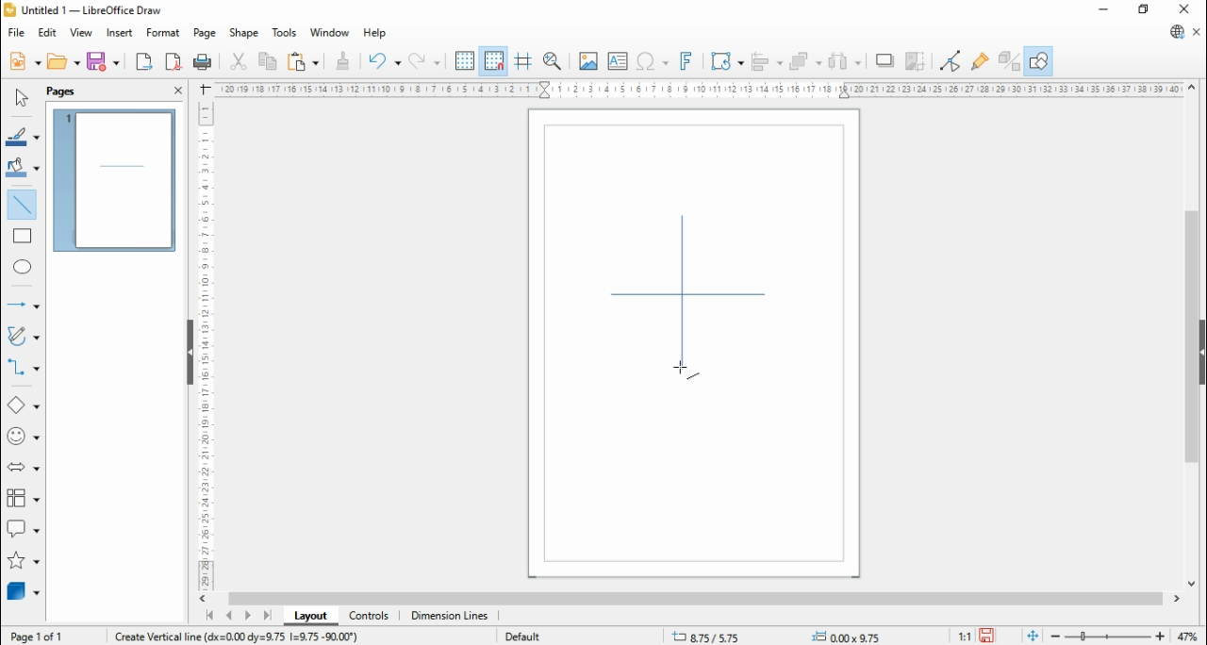 The height and width of the screenshot is (645, 1207). What do you see at coordinates (682, 294) in the screenshot?
I see `new line` at bounding box center [682, 294].